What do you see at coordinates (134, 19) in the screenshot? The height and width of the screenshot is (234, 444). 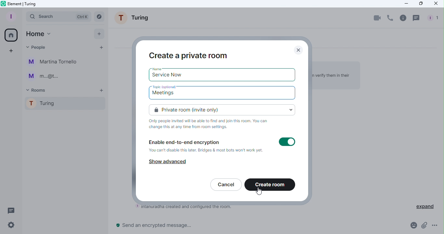 I see `Room name` at bounding box center [134, 19].